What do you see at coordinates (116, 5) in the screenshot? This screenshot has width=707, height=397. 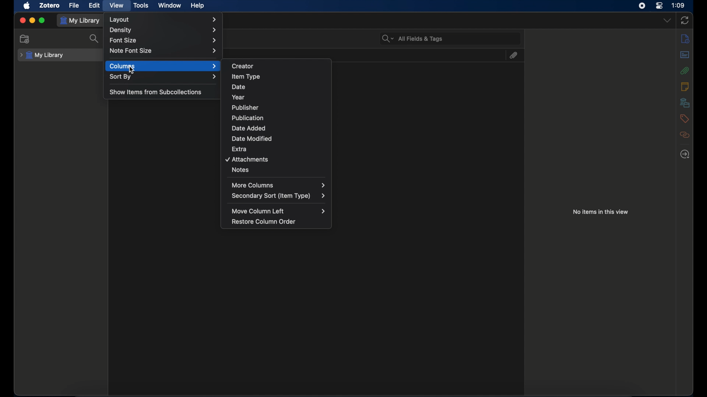 I see `view` at bounding box center [116, 5].